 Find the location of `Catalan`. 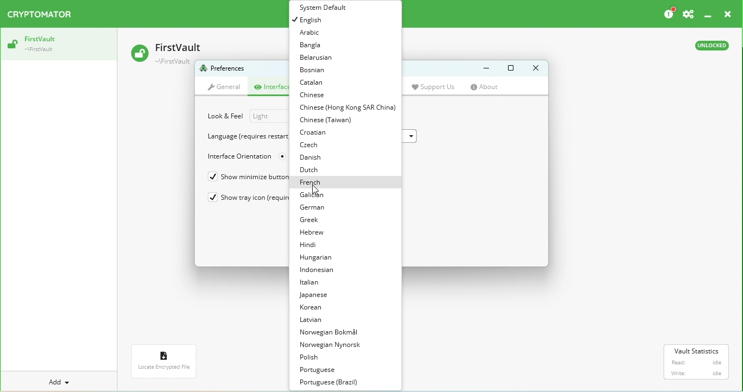

Catalan is located at coordinates (315, 84).